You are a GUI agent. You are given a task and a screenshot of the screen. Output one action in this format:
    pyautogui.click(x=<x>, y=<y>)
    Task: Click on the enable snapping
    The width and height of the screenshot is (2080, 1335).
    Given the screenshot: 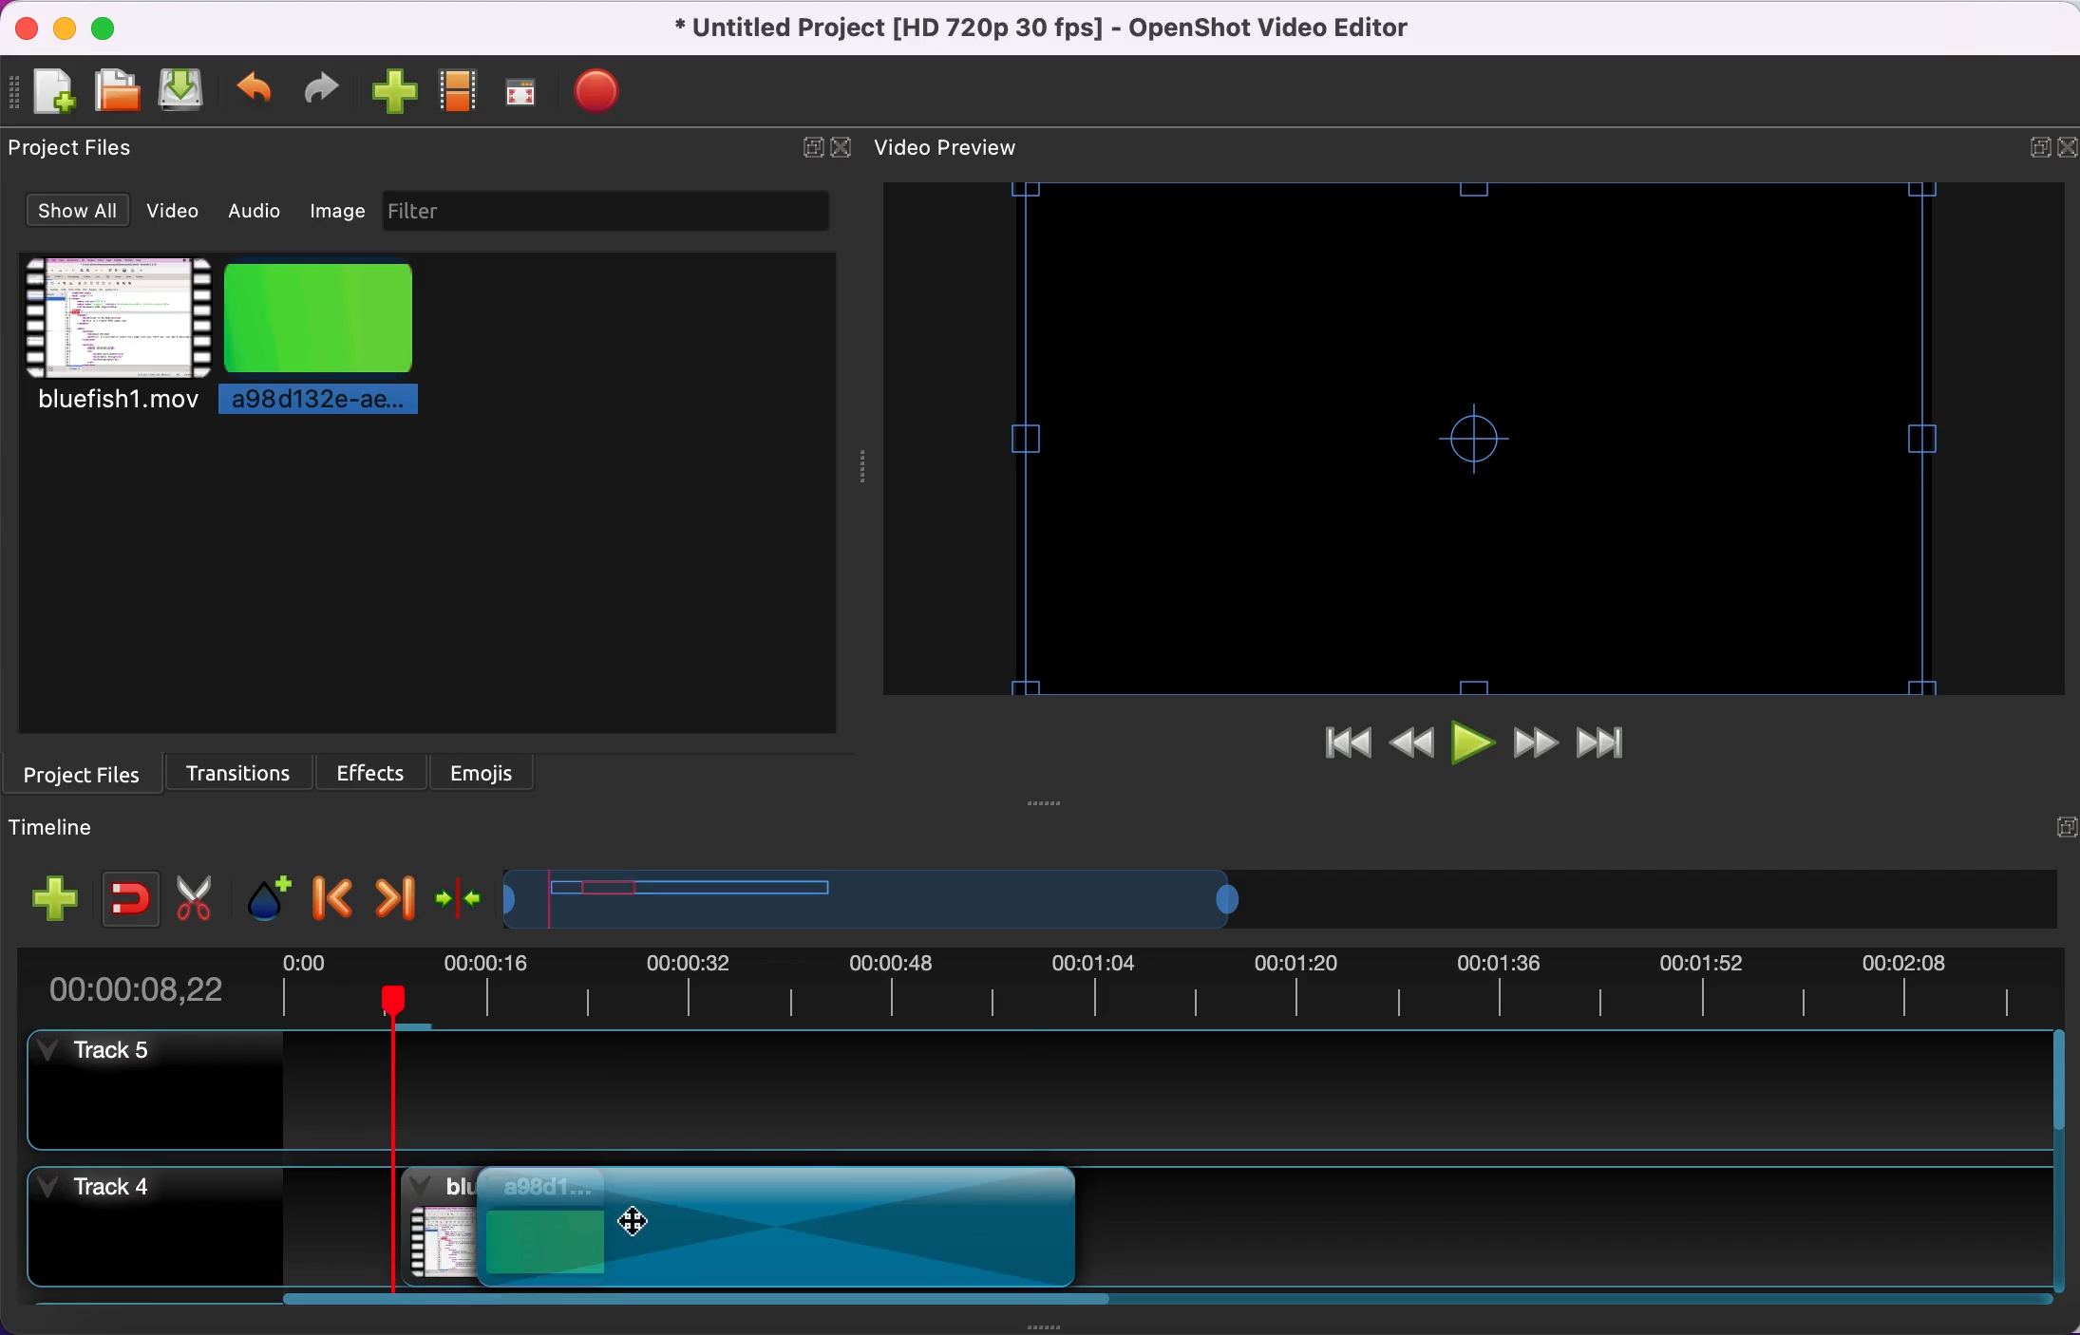 What is the action you would take?
    pyautogui.click(x=127, y=893)
    